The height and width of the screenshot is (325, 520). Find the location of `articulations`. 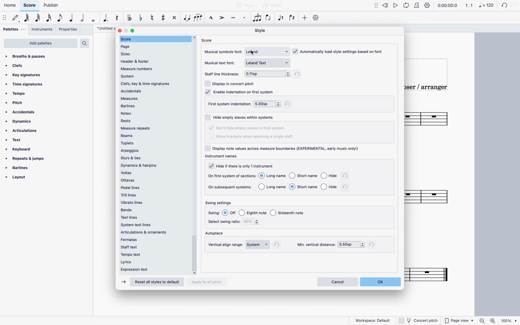

articulations is located at coordinates (24, 131).